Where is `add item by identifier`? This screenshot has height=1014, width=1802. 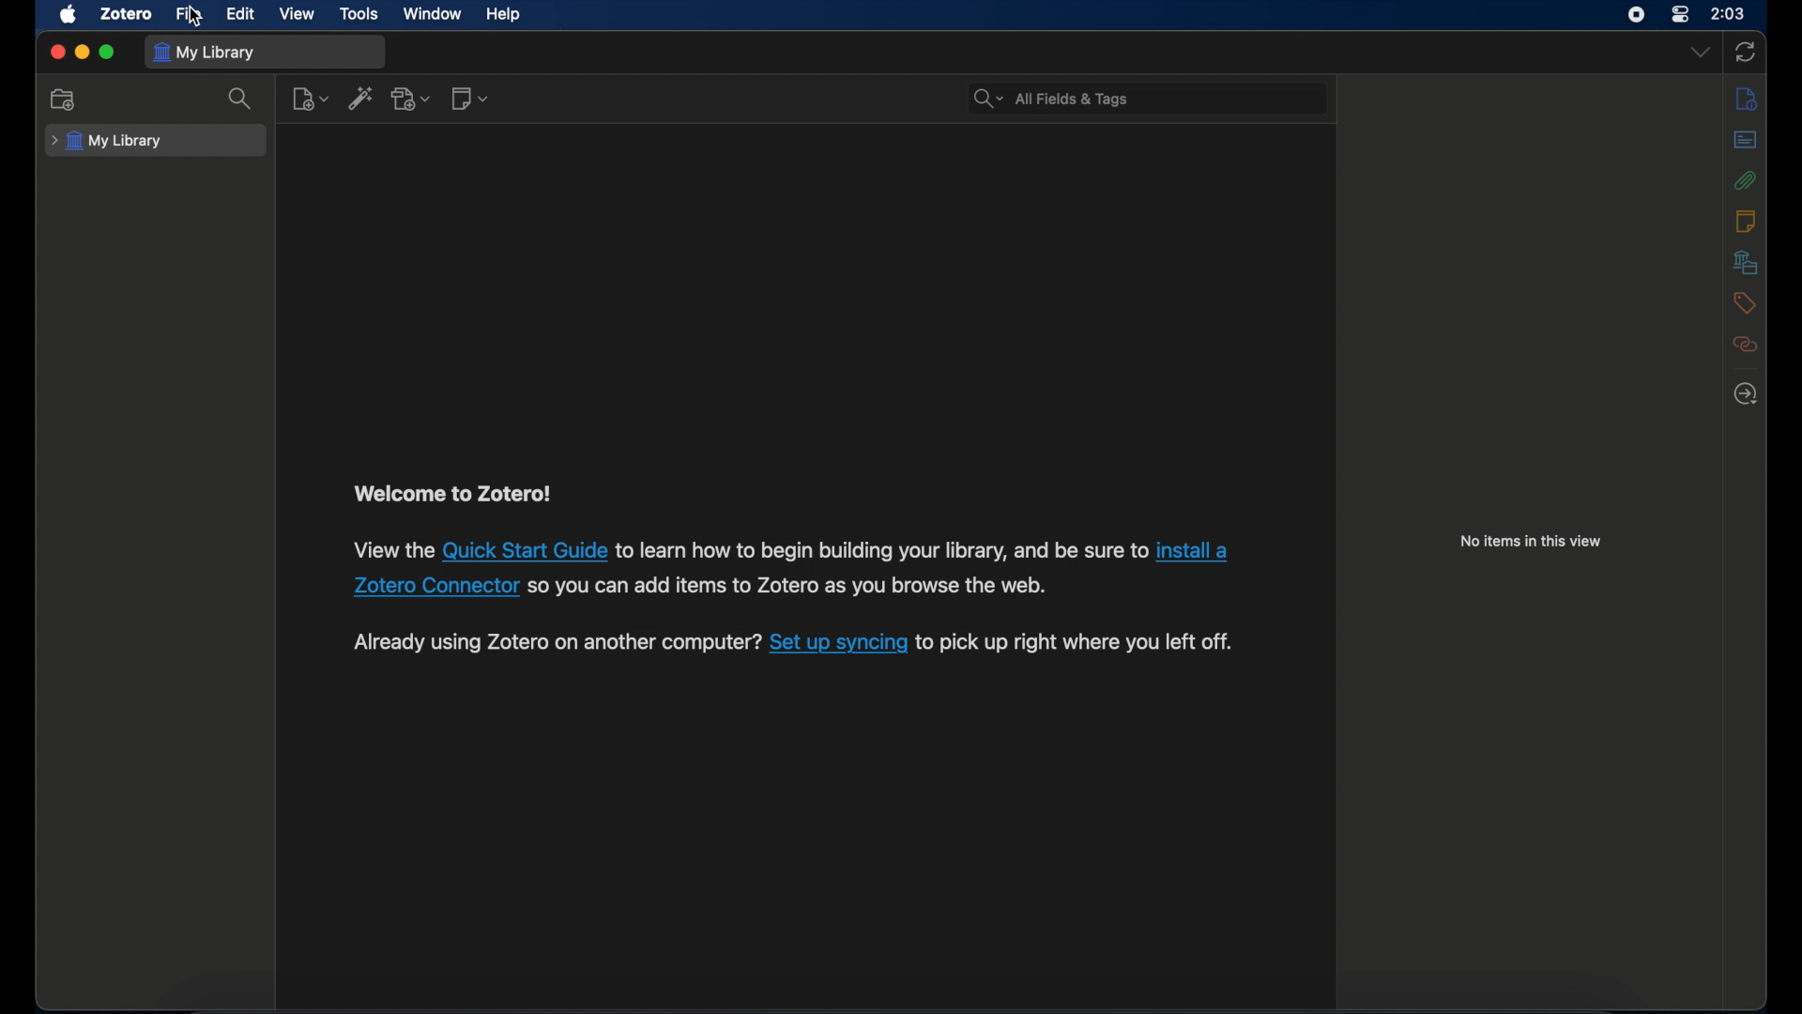 add item by identifier is located at coordinates (361, 98).